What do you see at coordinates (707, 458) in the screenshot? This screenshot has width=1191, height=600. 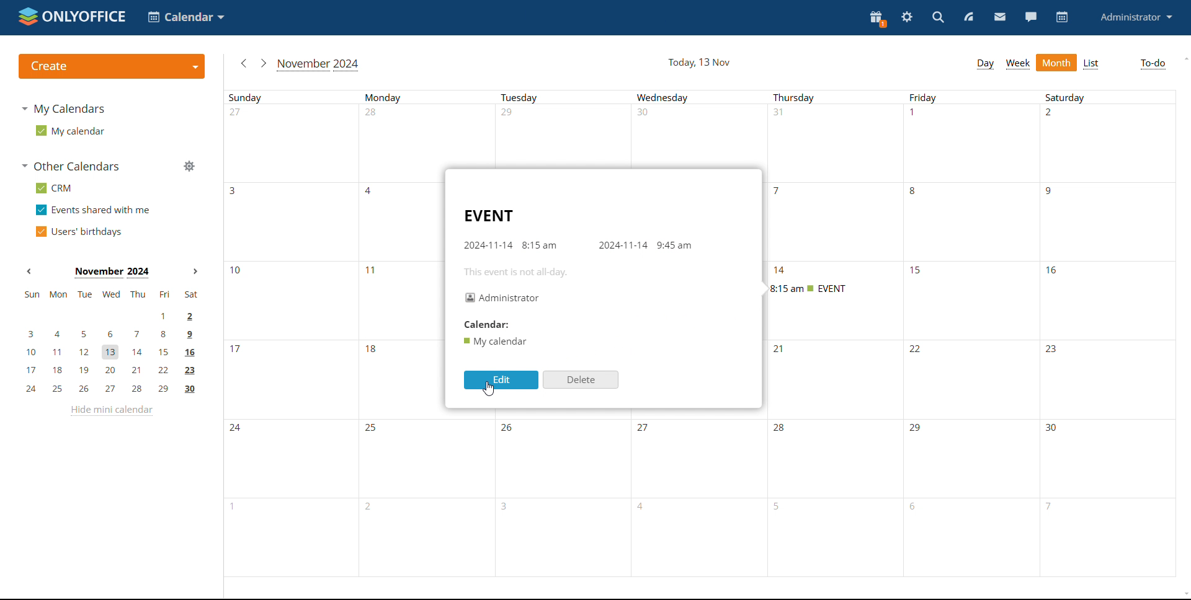 I see `unallocated time slots` at bounding box center [707, 458].